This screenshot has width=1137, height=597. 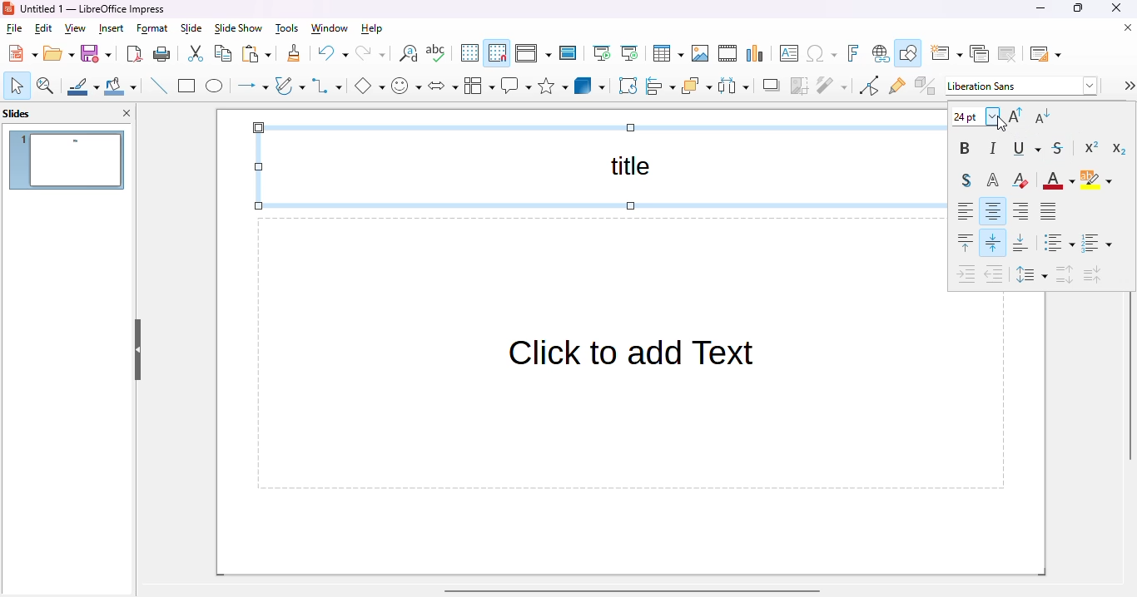 I want to click on decrease font size, so click(x=1042, y=116).